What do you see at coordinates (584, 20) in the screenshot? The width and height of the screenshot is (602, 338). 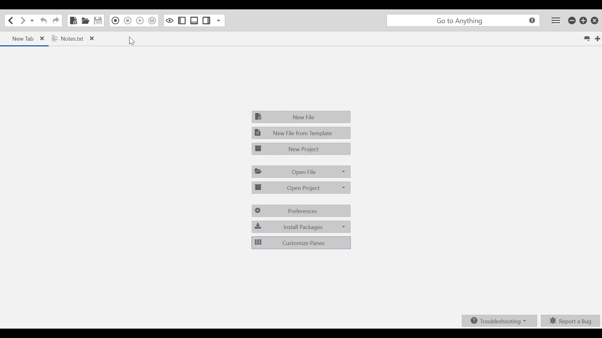 I see `restore` at bounding box center [584, 20].